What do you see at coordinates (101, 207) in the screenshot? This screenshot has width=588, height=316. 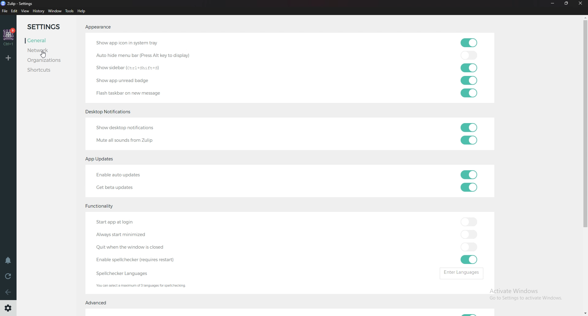 I see `Functionality` at bounding box center [101, 207].